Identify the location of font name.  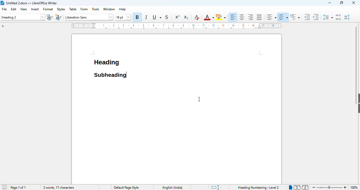
(88, 17).